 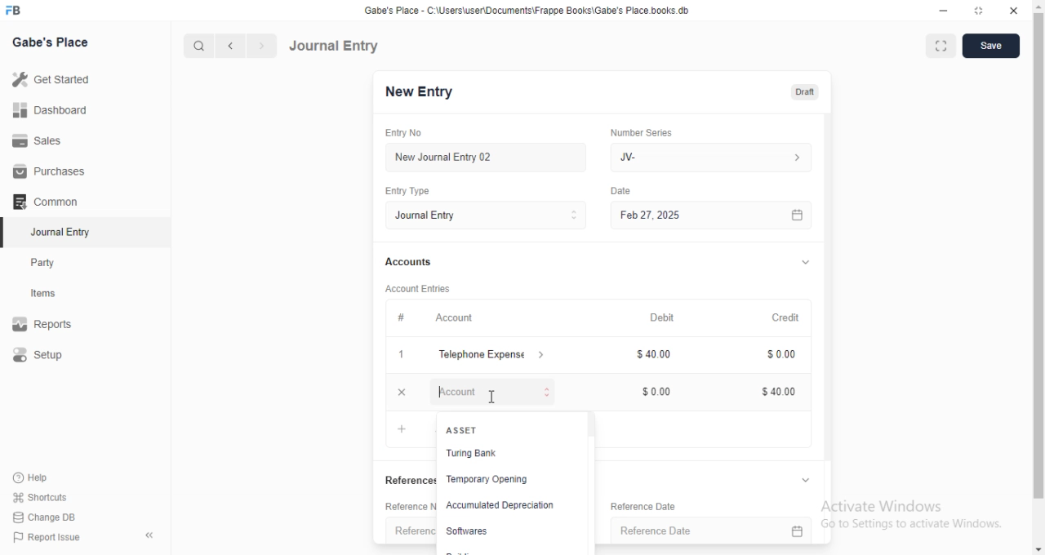 What do you see at coordinates (461, 318) in the screenshot?
I see `Account` at bounding box center [461, 318].